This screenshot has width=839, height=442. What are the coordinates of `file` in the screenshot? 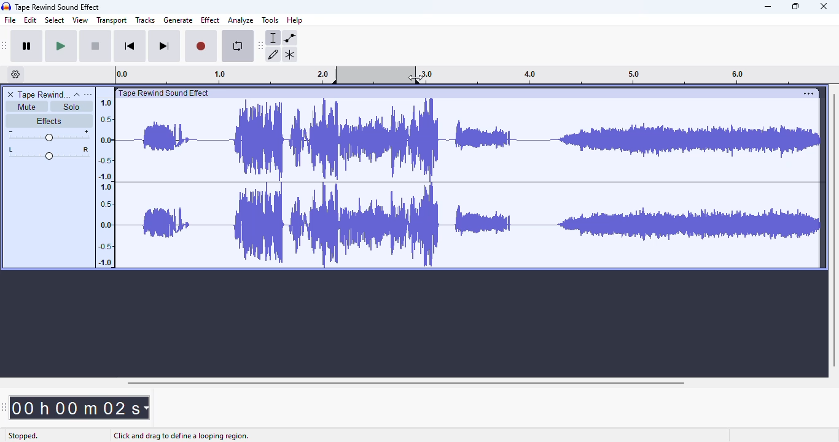 It's located at (10, 20).